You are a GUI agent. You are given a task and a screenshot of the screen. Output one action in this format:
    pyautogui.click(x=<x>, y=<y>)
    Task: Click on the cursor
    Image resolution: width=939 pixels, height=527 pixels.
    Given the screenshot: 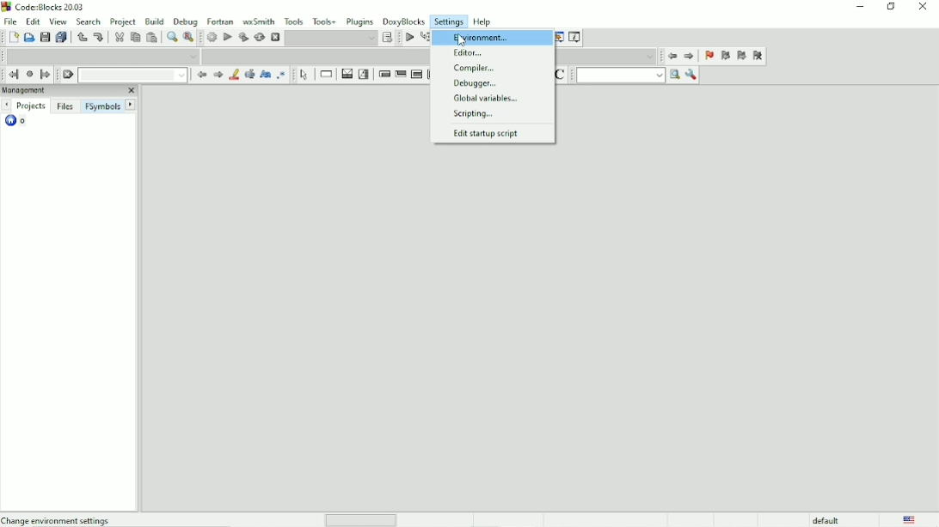 What is the action you would take?
    pyautogui.click(x=462, y=39)
    